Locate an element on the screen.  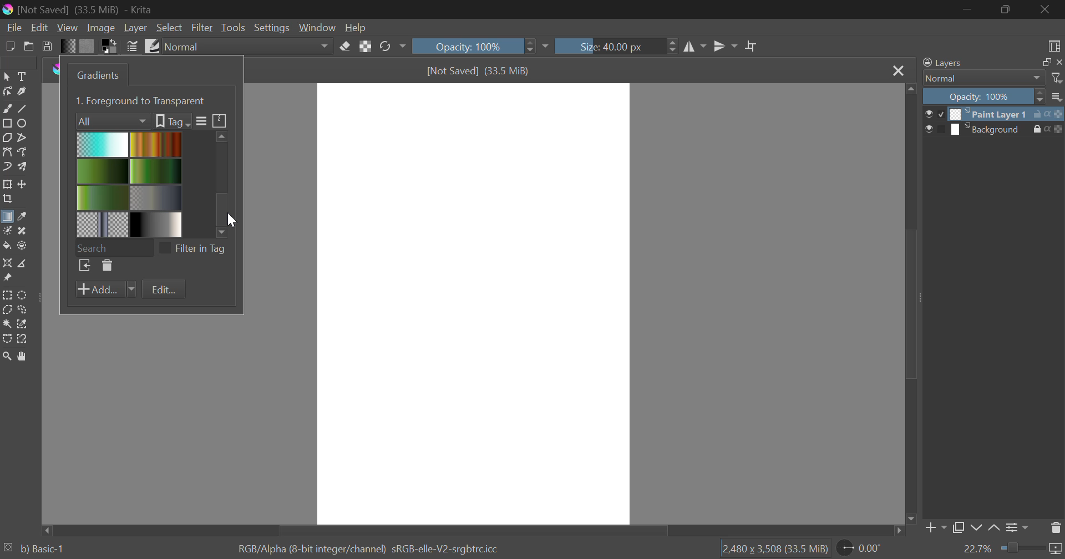
Bezier Curve Selection is located at coordinates (7, 337).